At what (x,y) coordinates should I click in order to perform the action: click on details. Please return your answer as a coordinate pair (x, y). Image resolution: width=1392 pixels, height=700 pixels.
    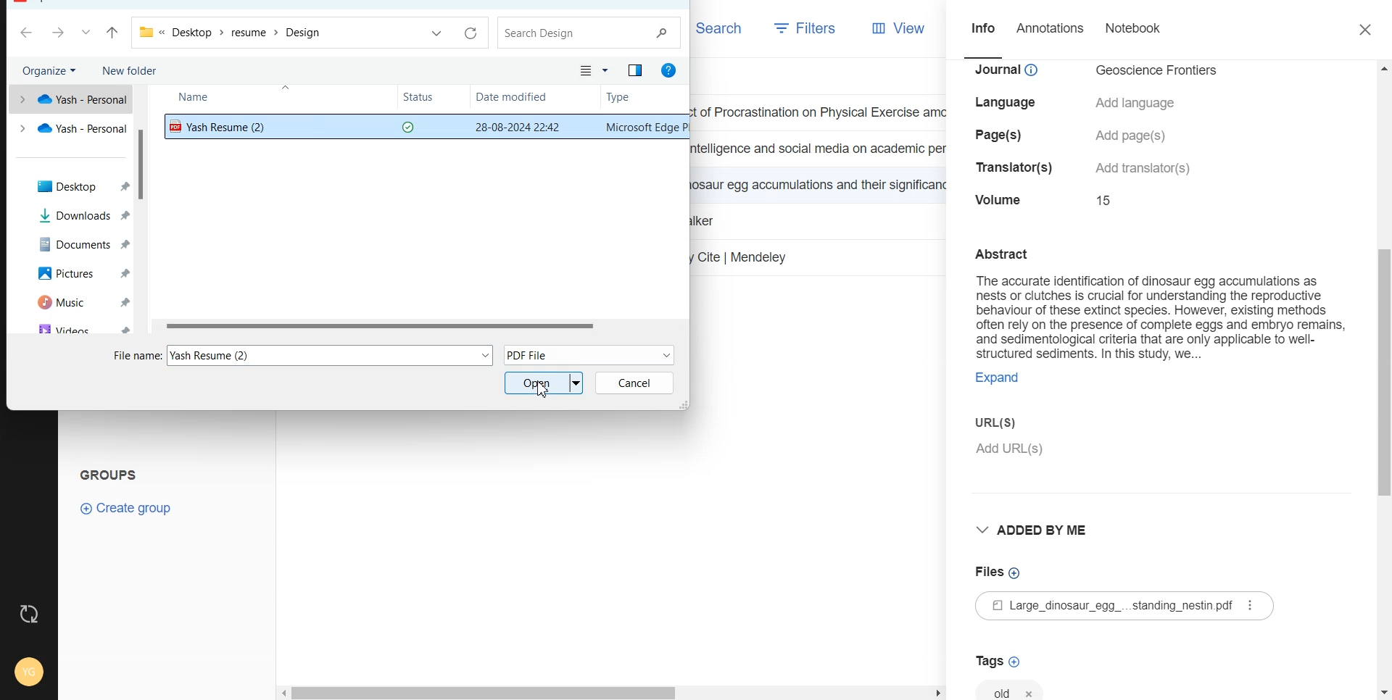
    Looking at the image, I should click on (1011, 72).